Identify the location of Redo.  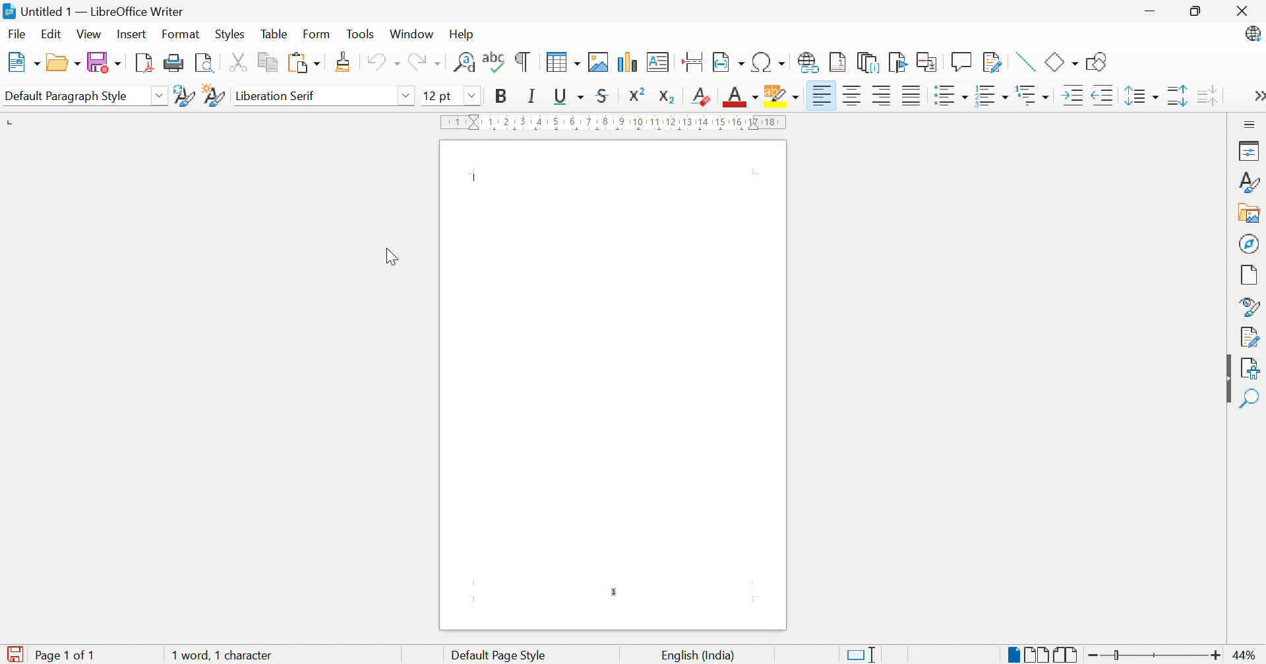
(425, 63).